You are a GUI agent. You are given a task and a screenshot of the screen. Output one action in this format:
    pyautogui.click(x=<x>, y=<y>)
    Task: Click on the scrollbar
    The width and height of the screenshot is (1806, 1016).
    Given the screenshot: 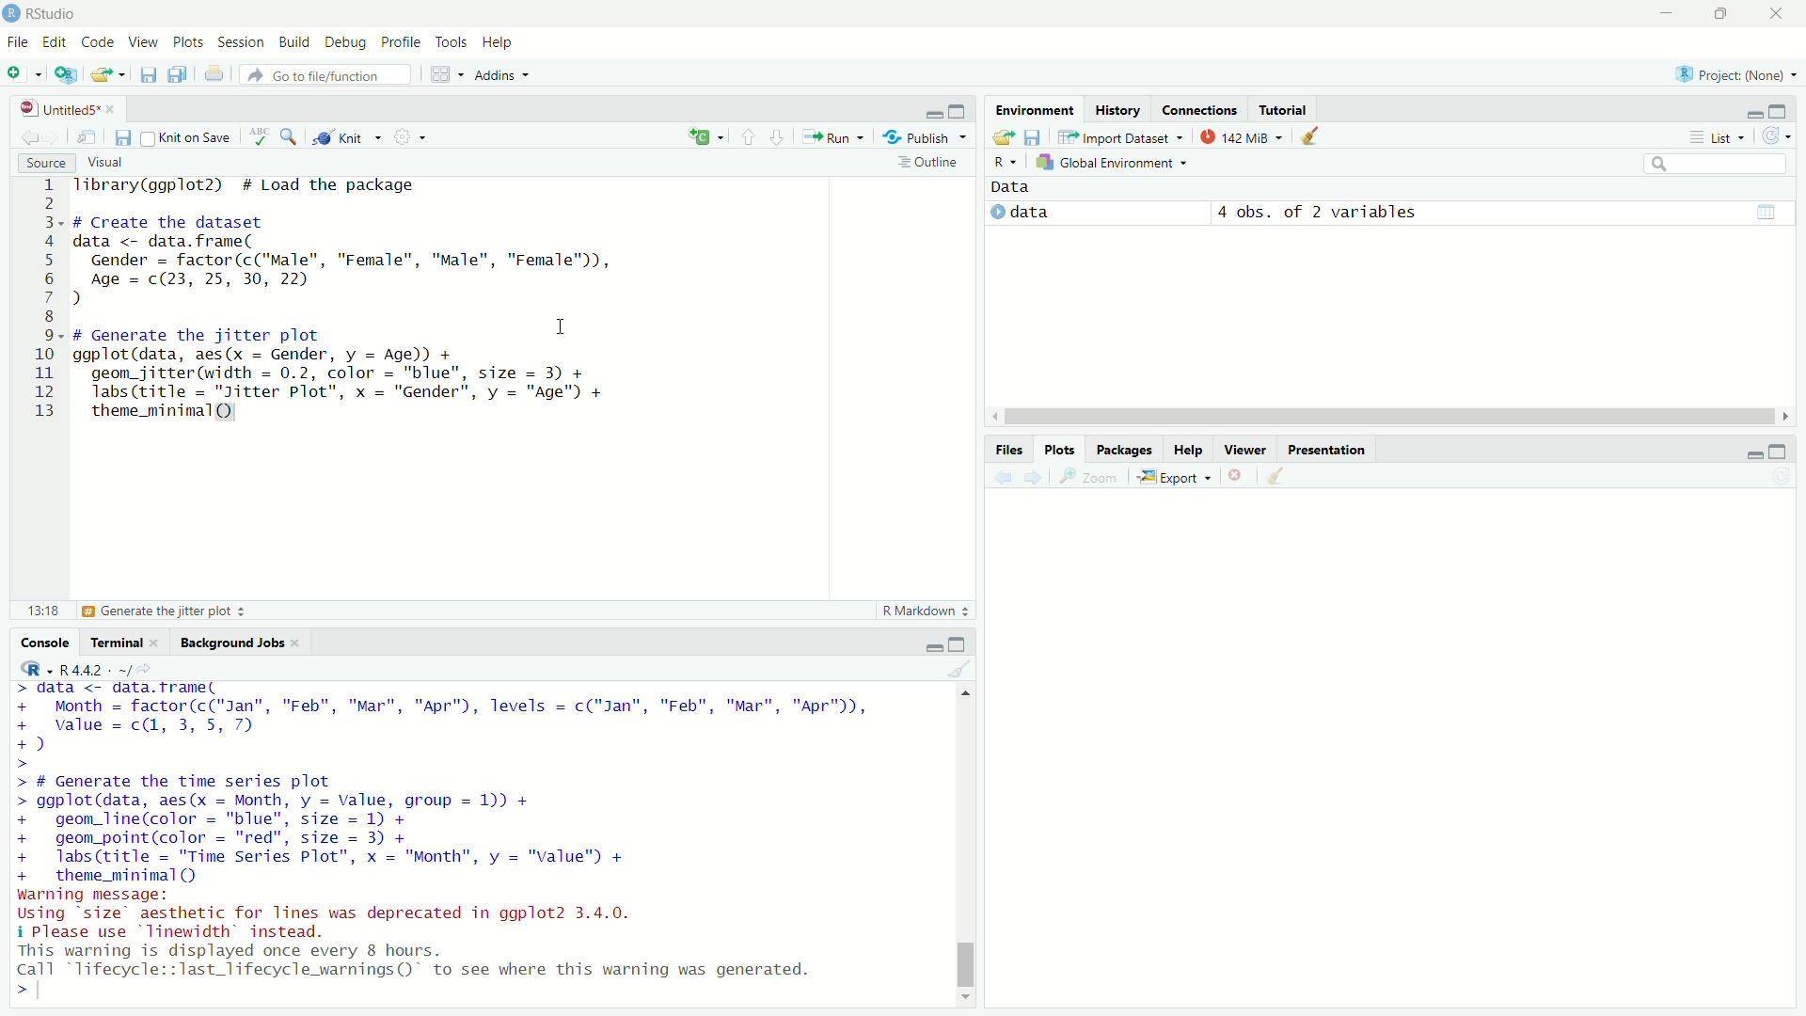 What is the action you would take?
    pyautogui.click(x=964, y=848)
    